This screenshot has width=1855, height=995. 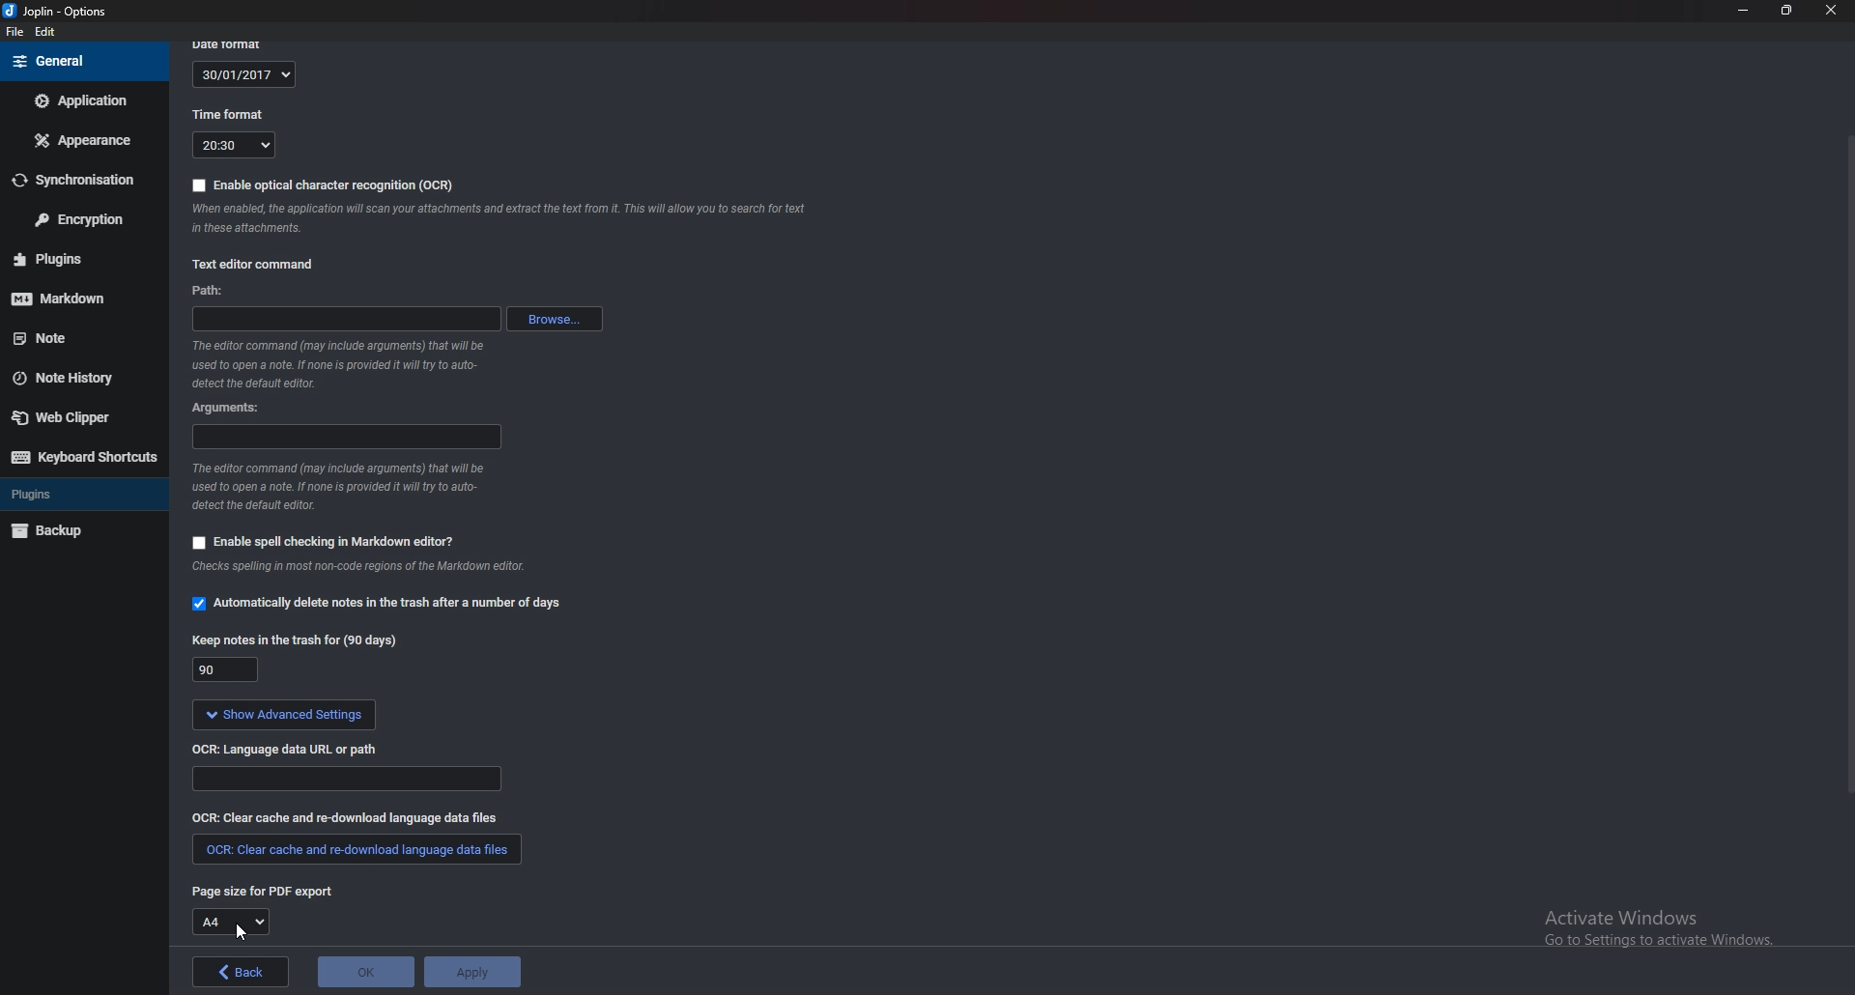 I want to click on clear cache and redownload language data, so click(x=343, y=818).